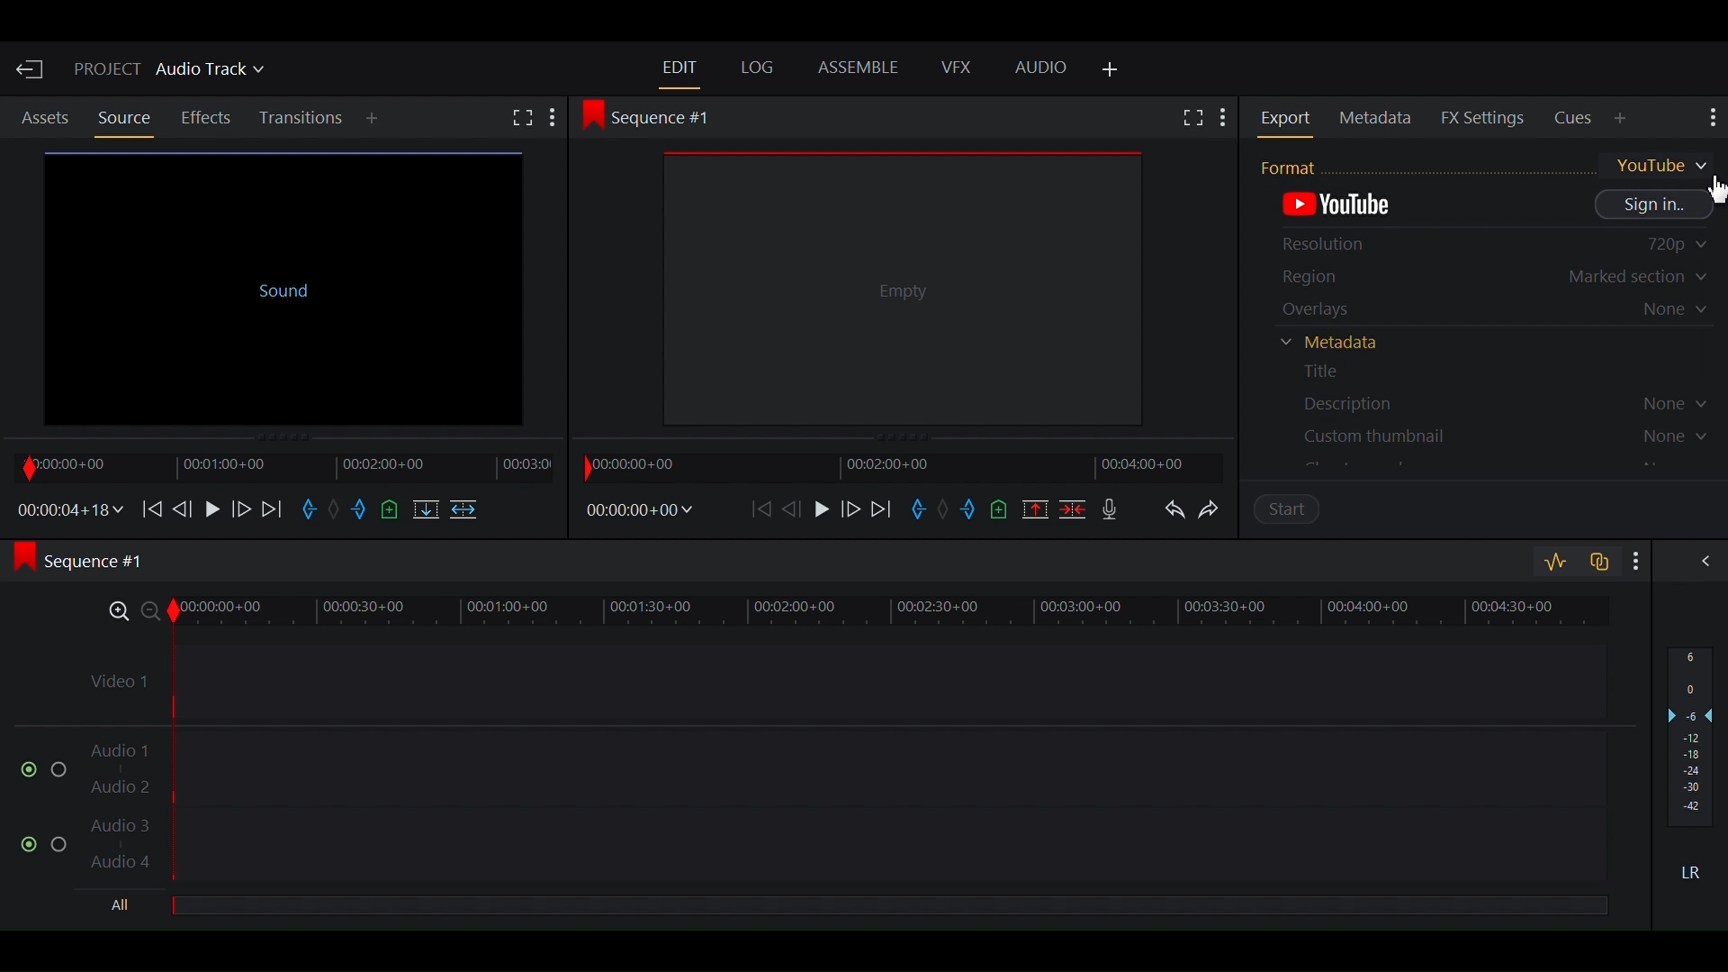 The height and width of the screenshot is (972, 1728). What do you see at coordinates (36, 768) in the screenshot?
I see `Enable/Disable` at bounding box center [36, 768].